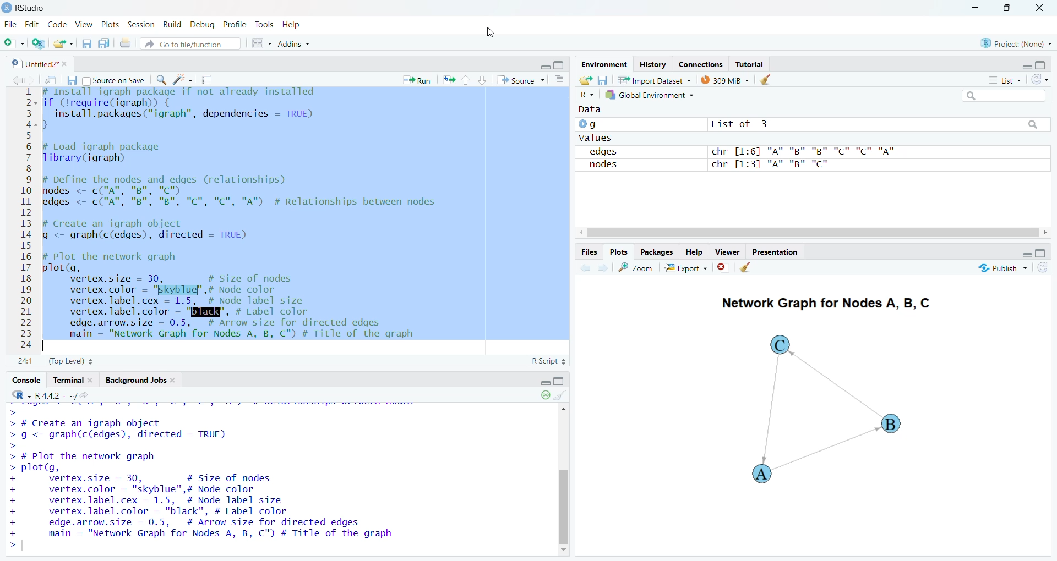  What do you see at coordinates (140, 24) in the screenshot?
I see `Session` at bounding box center [140, 24].